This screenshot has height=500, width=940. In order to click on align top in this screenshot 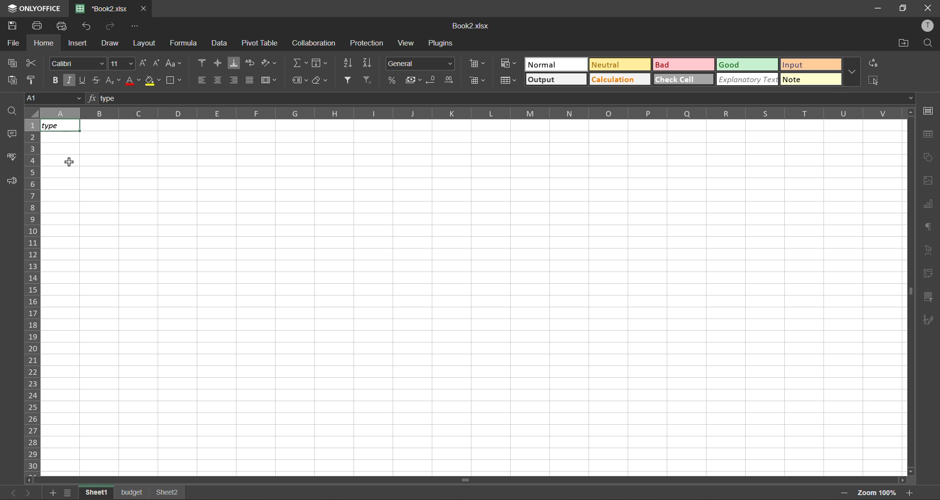, I will do `click(203, 63)`.